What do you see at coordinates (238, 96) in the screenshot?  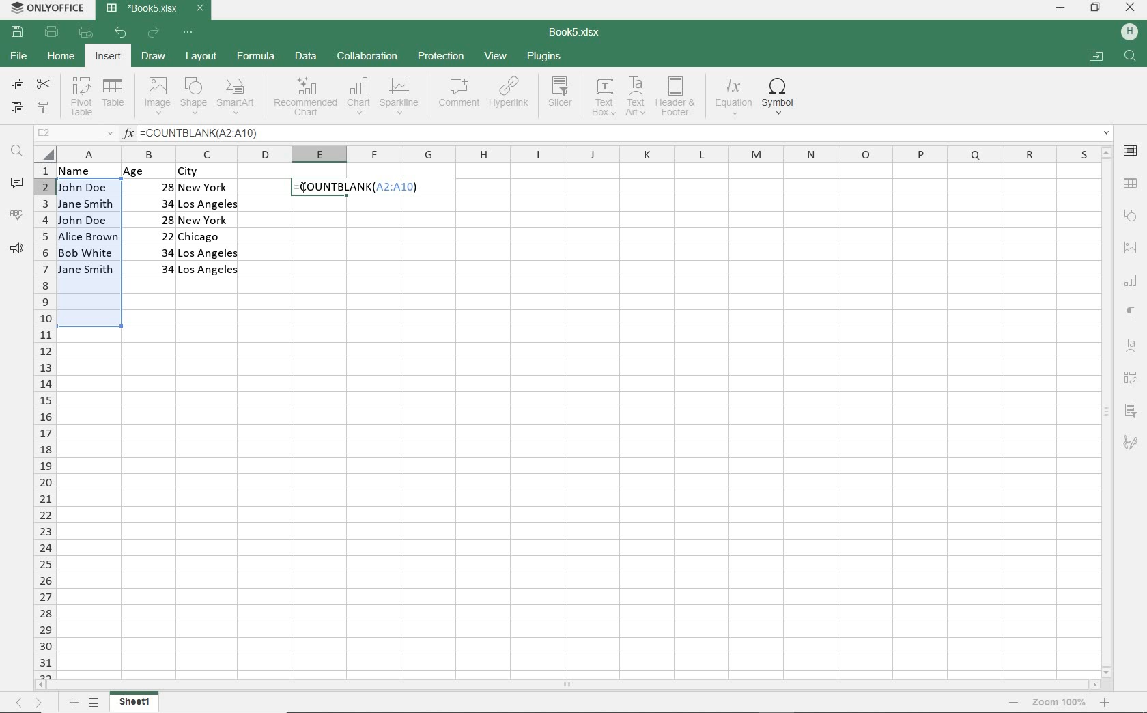 I see `SMARTART` at bounding box center [238, 96].